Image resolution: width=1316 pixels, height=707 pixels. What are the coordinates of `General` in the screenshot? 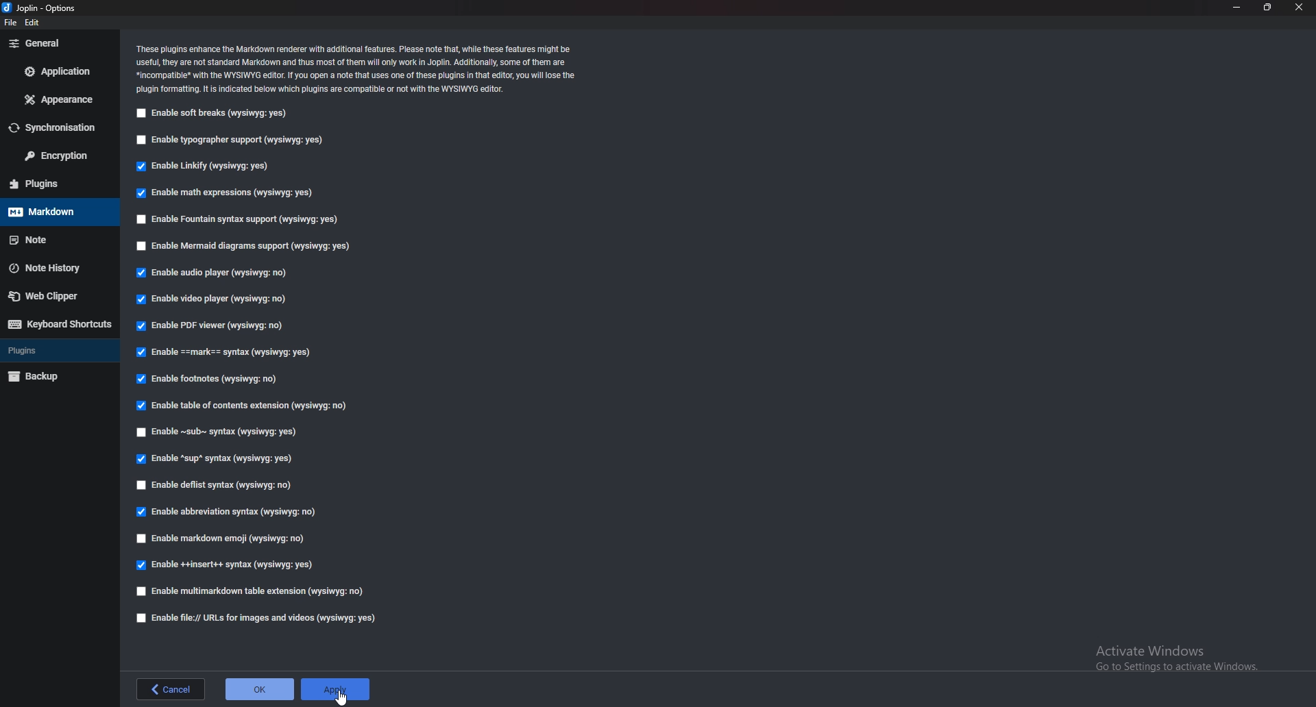 It's located at (59, 44).